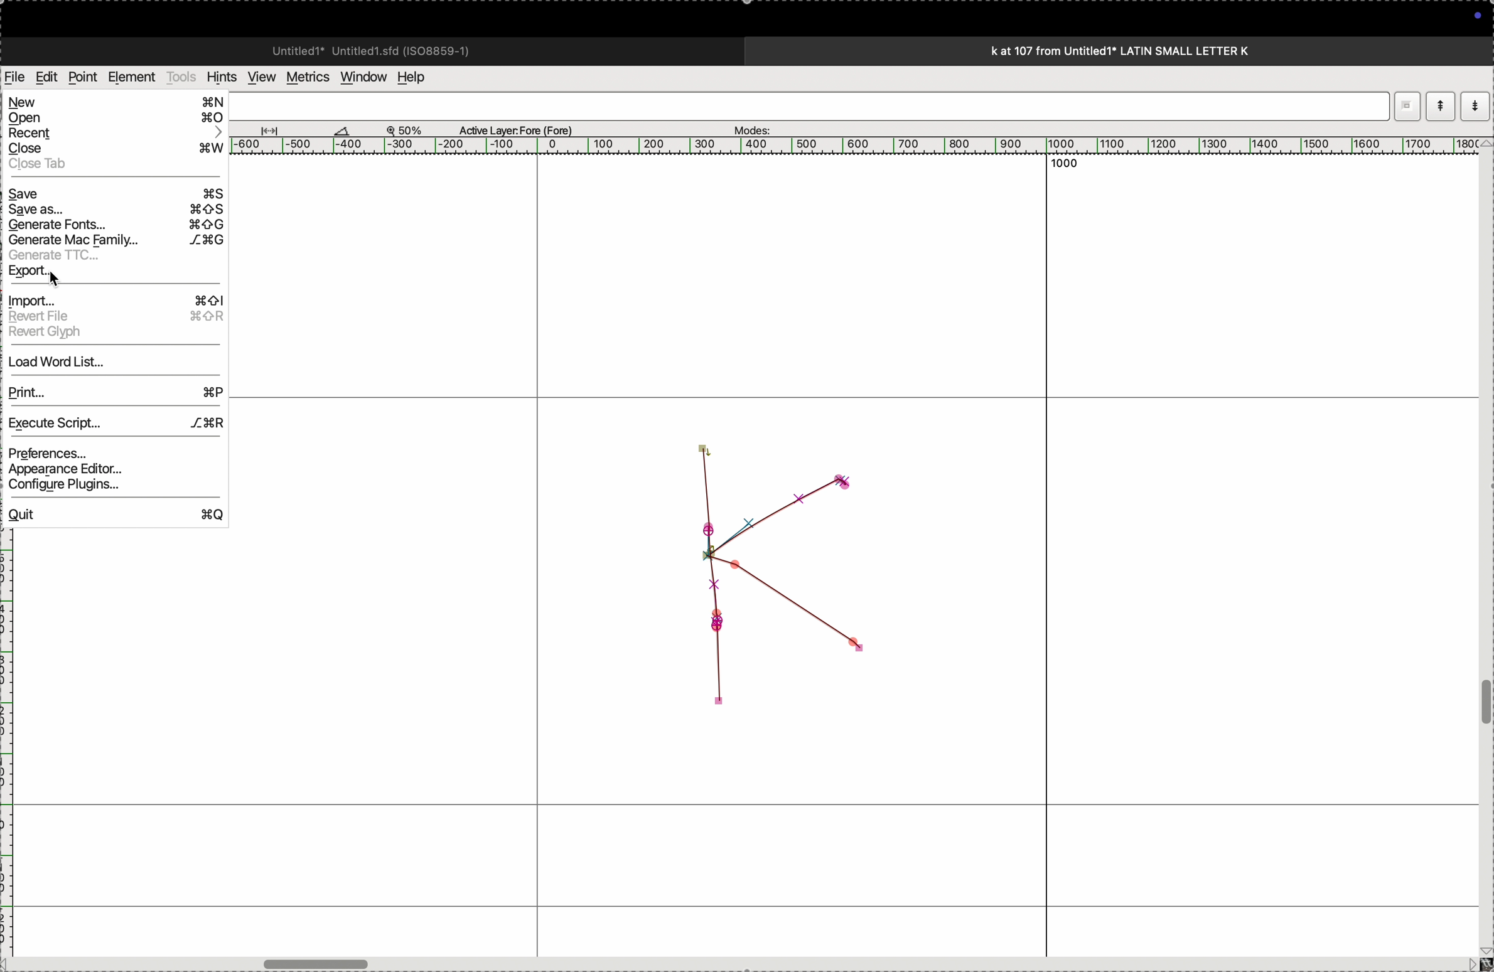 The image size is (1494, 972). Describe the element at coordinates (1440, 105) in the screenshot. I see `modeup` at that location.